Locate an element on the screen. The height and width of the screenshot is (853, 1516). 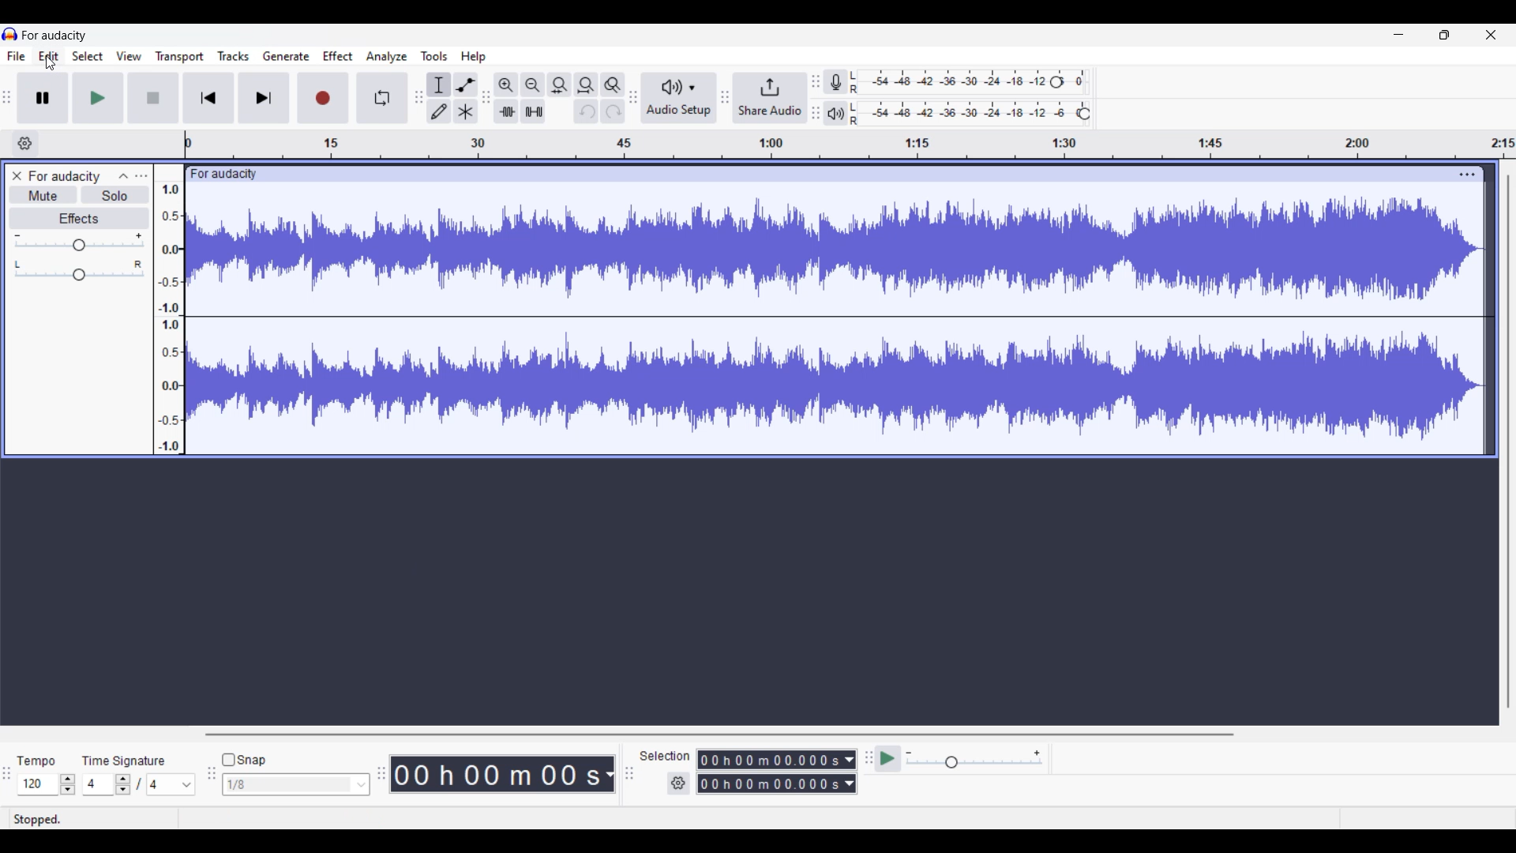
Header to change Playback level is located at coordinates (1084, 114).